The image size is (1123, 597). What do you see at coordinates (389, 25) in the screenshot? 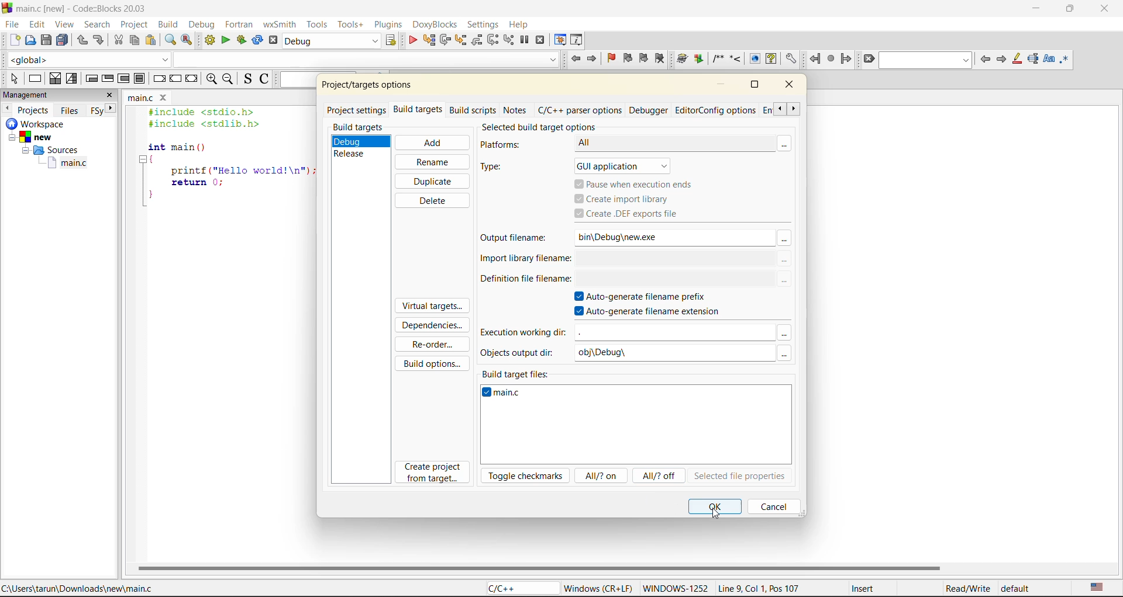
I see `plugins` at bounding box center [389, 25].